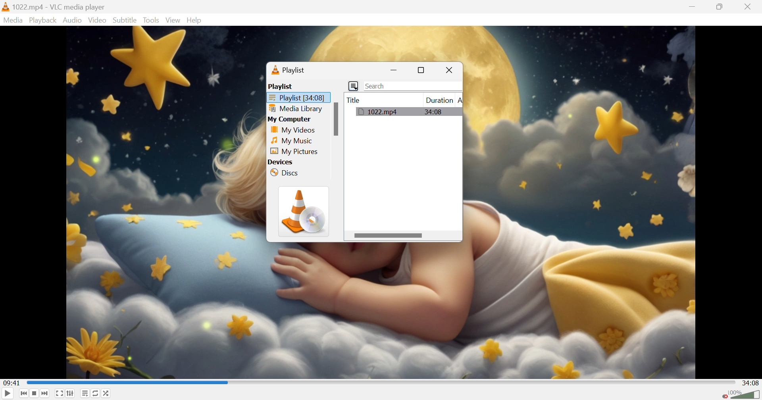 The width and height of the screenshot is (762, 400). I want to click on Audio, so click(73, 20).